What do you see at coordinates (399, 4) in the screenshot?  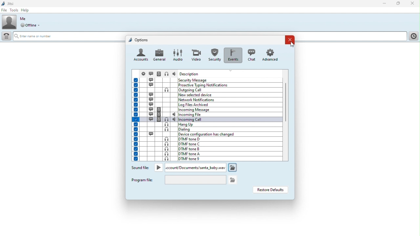 I see `Restore` at bounding box center [399, 4].